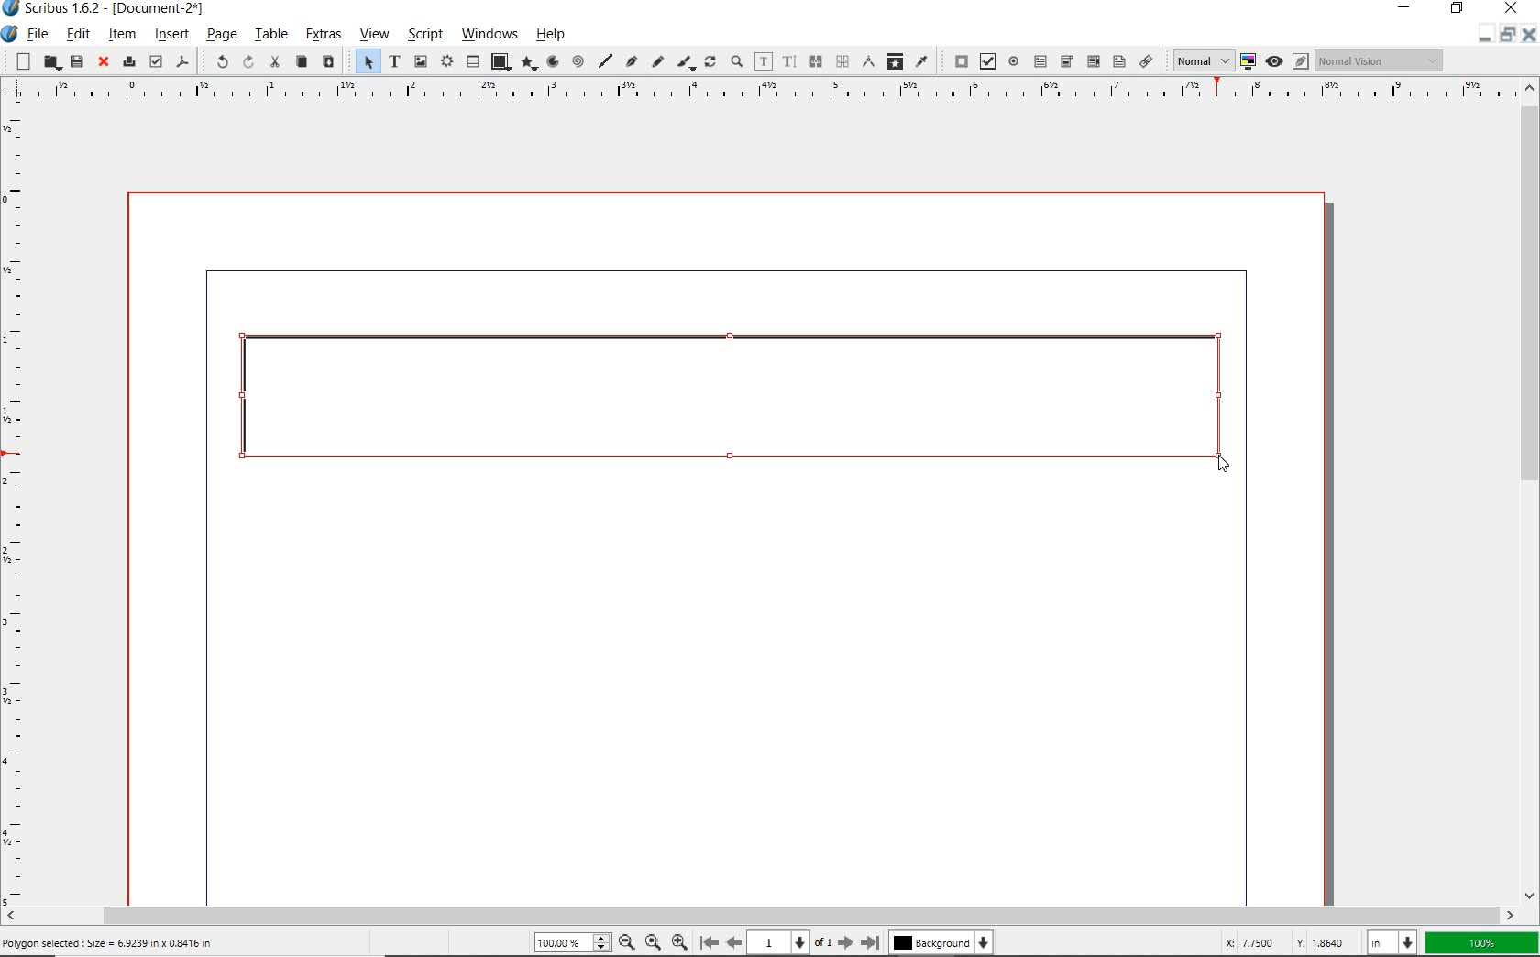 This screenshot has height=957, width=1540. Describe the element at coordinates (19, 60) in the screenshot. I see `new` at that location.